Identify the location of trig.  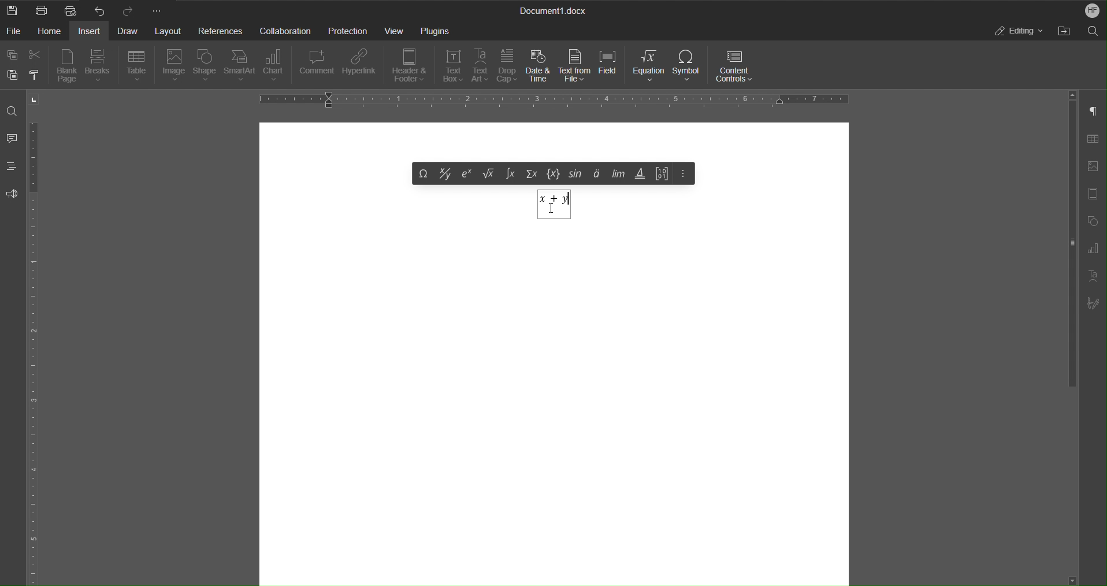
(577, 173).